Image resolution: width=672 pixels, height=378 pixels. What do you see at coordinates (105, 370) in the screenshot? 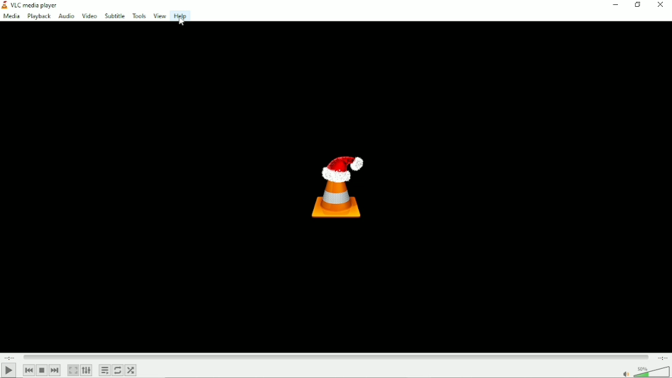
I see `Toggle playlist` at bounding box center [105, 370].